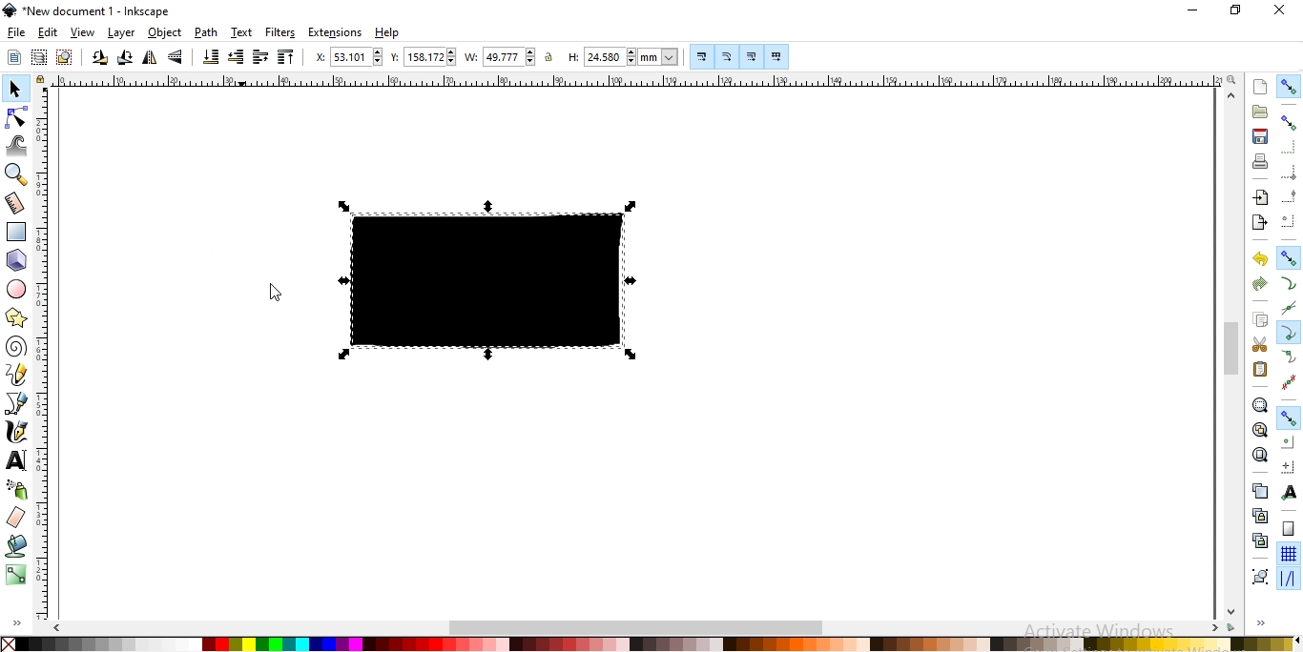  What do you see at coordinates (1291, 579) in the screenshot?
I see `snap guide` at bounding box center [1291, 579].